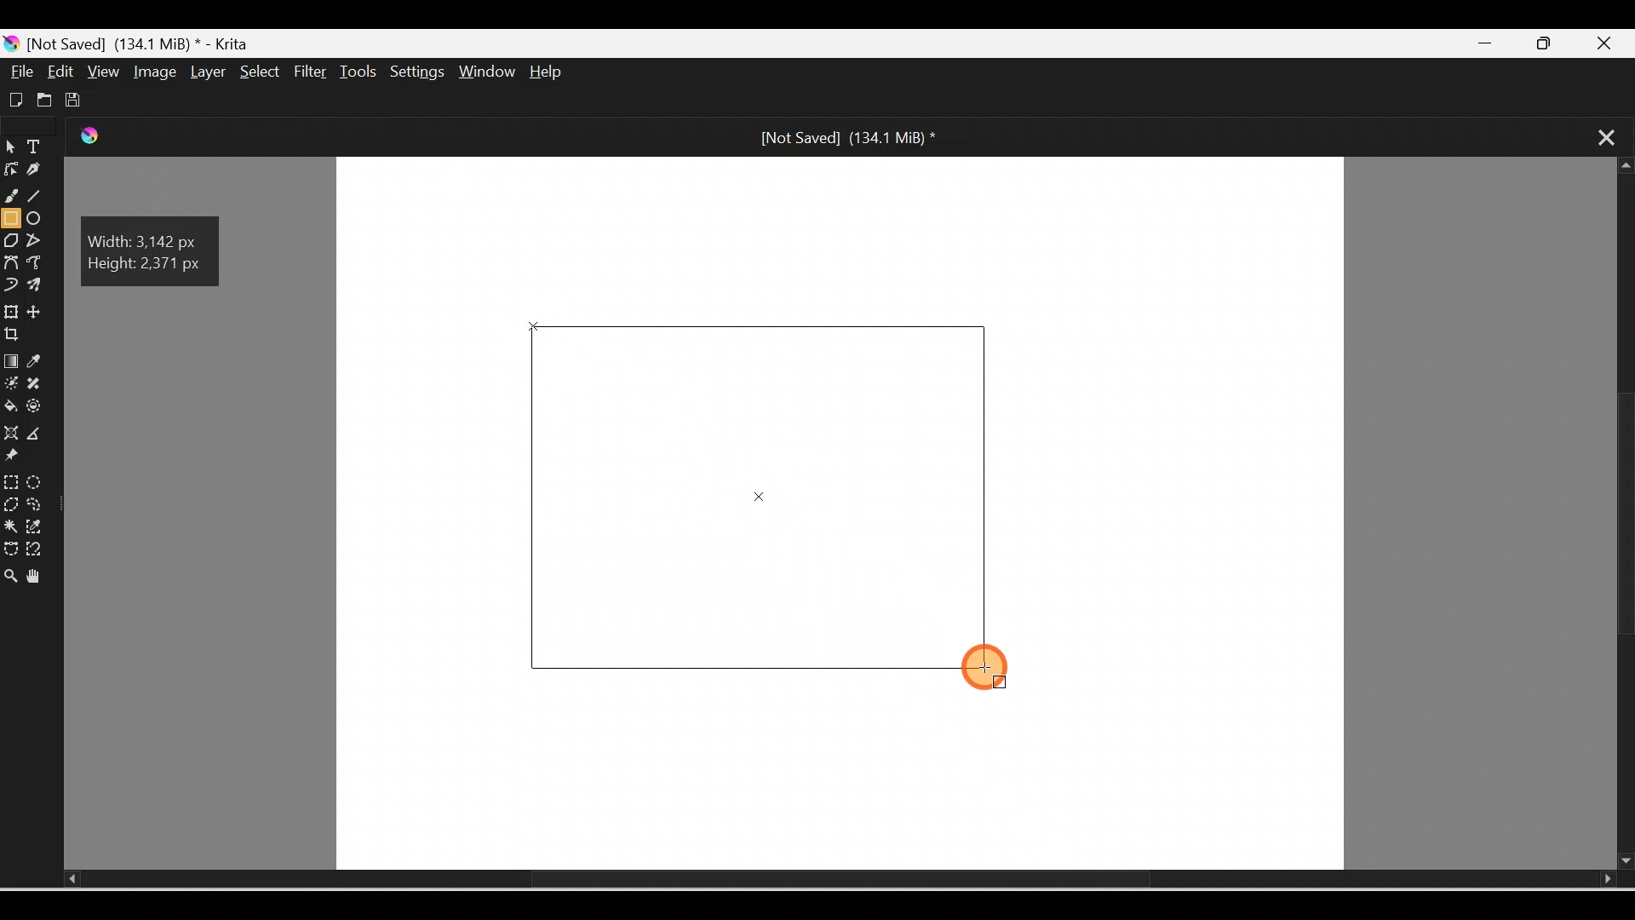 The image size is (1635, 920). Describe the element at coordinates (40, 362) in the screenshot. I see `Sample a color from image/current layer` at that location.